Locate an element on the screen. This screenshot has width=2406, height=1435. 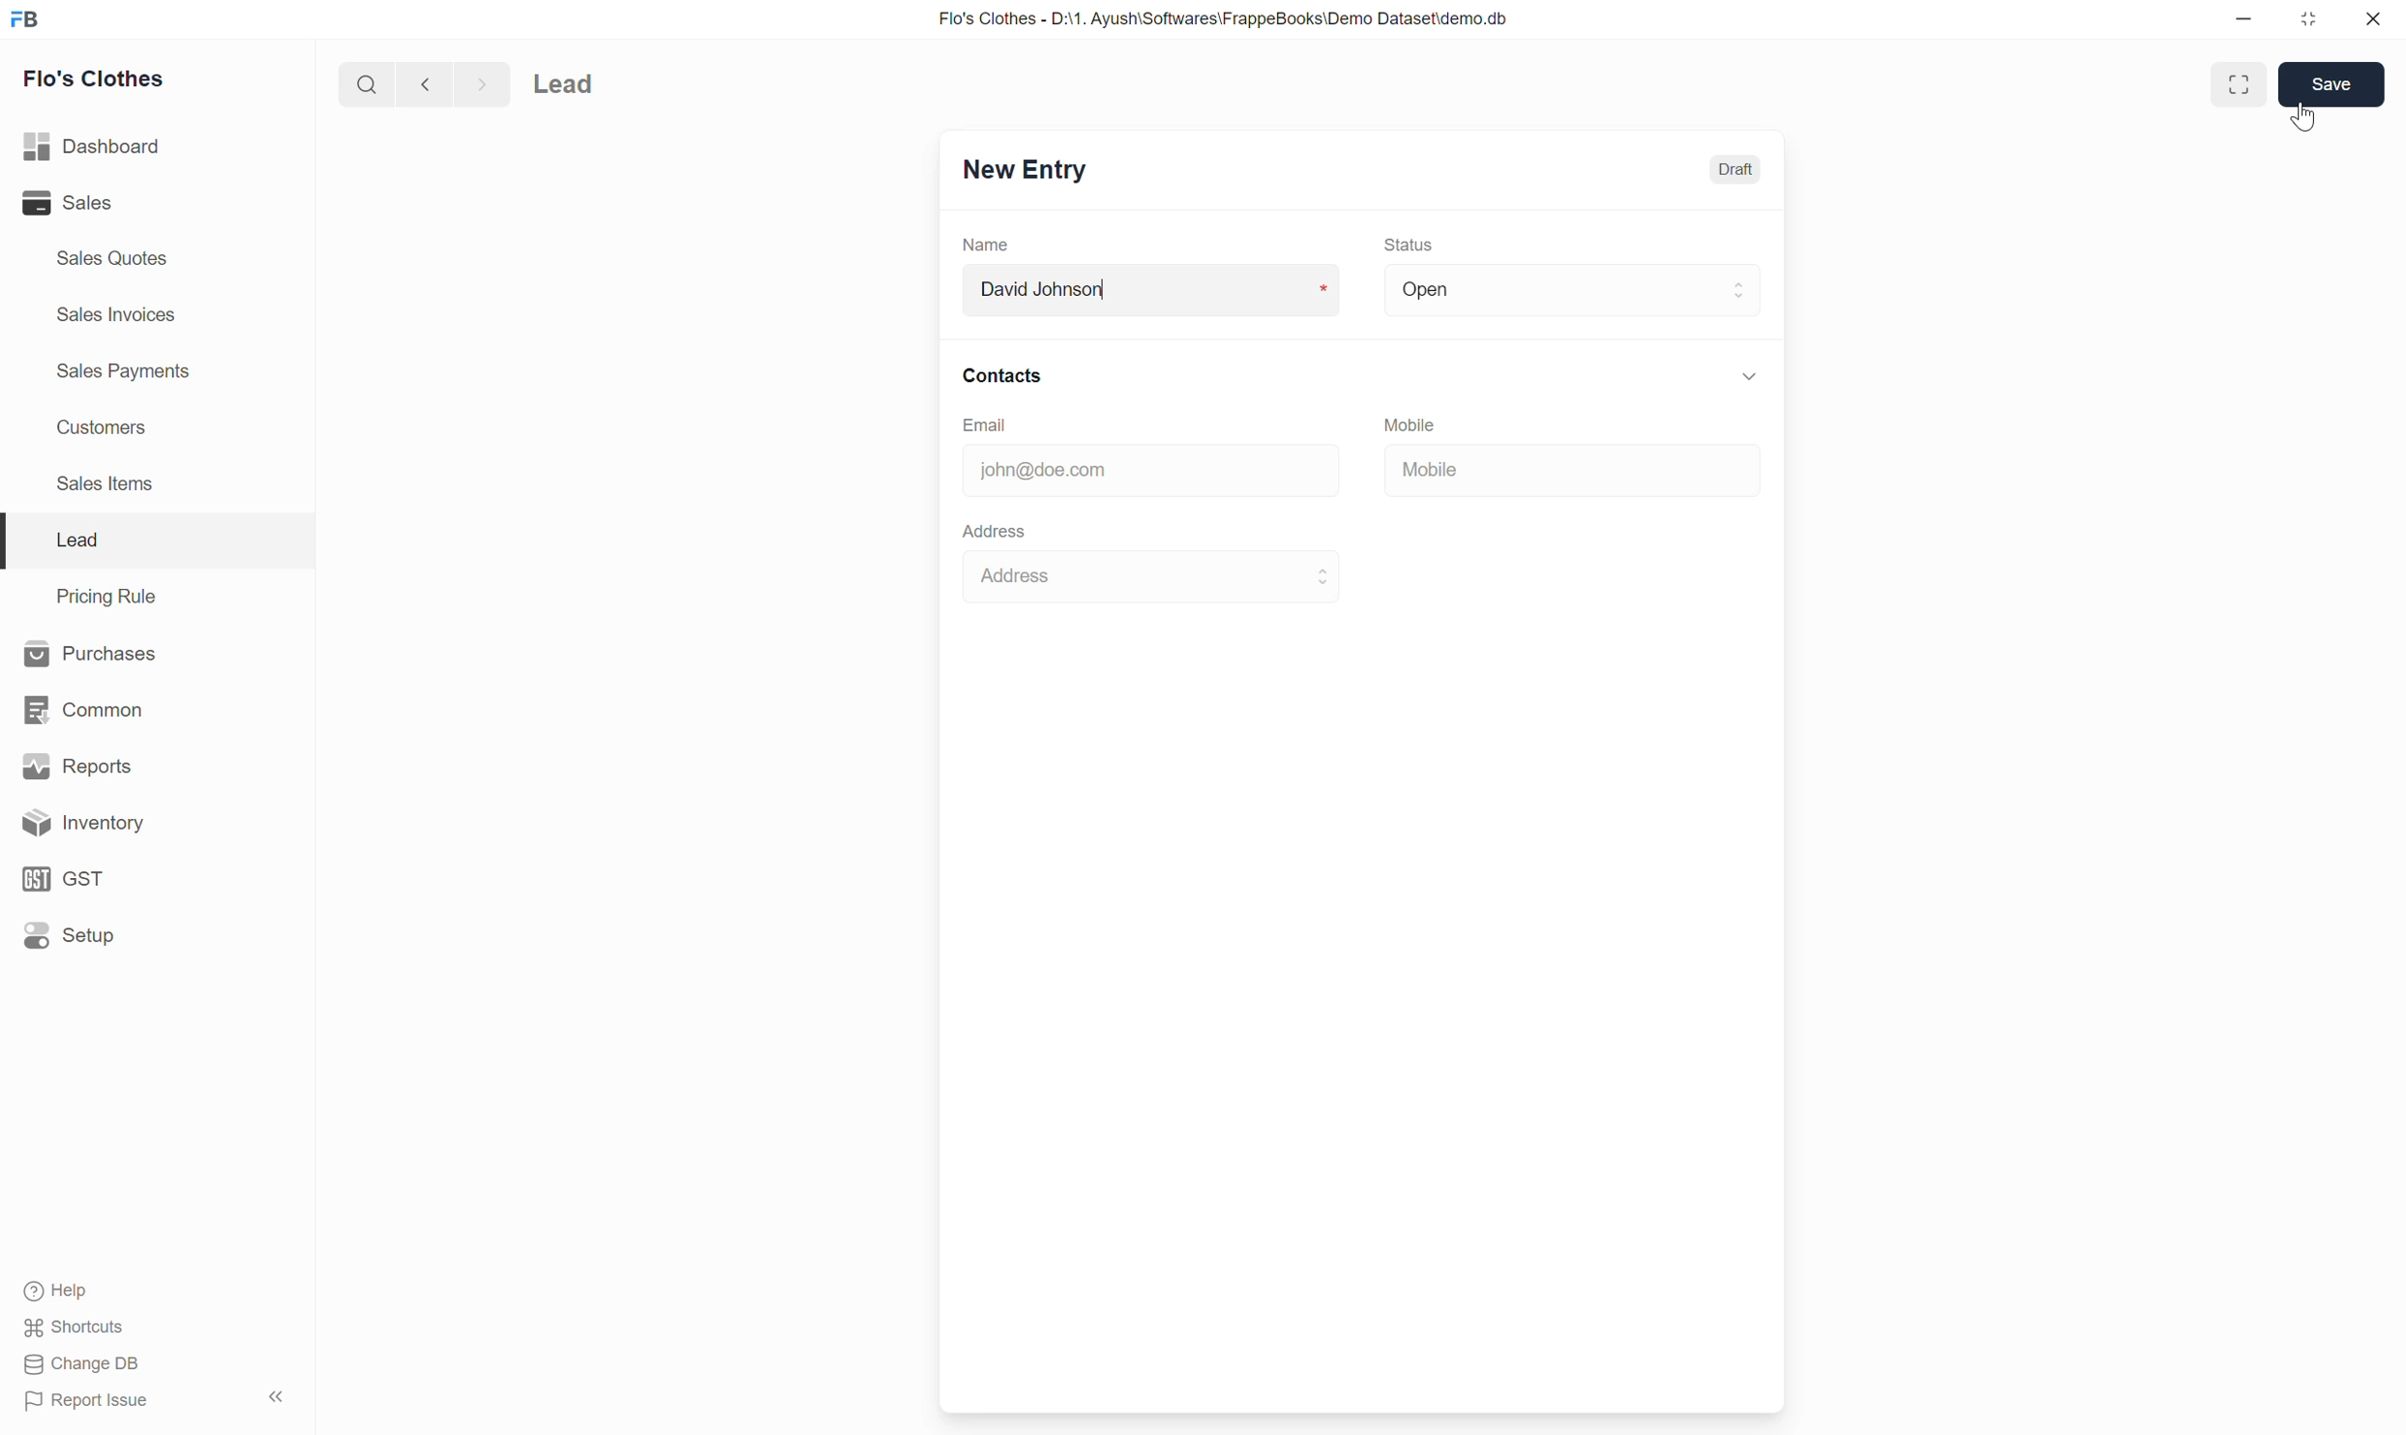
john@doe.com is located at coordinates (1130, 471).